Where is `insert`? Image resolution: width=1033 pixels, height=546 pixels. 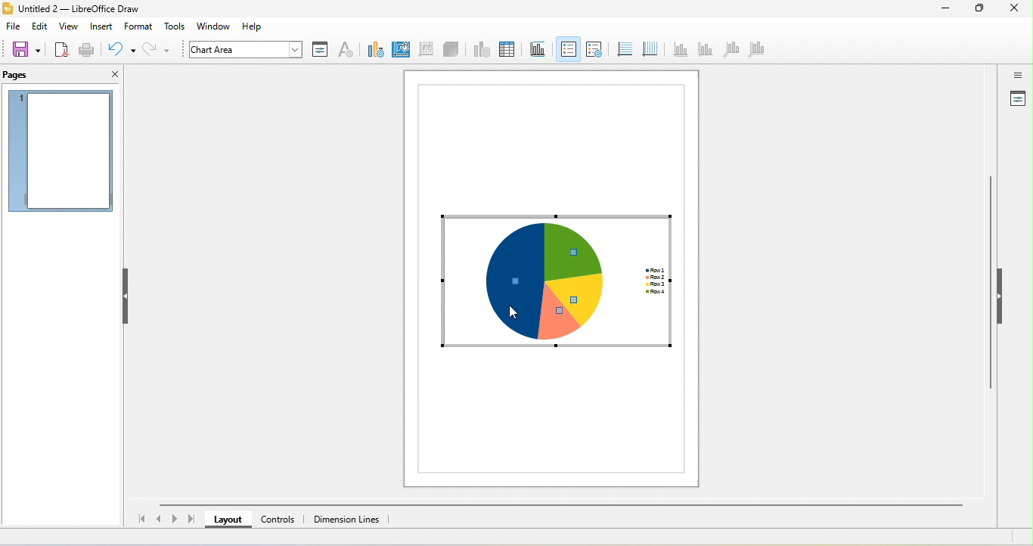 insert is located at coordinates (101, 26).